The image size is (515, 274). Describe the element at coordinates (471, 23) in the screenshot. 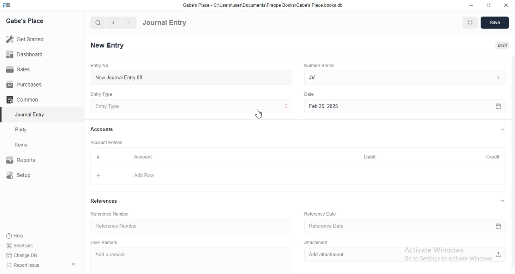

I see `Fit to Window` at that location.